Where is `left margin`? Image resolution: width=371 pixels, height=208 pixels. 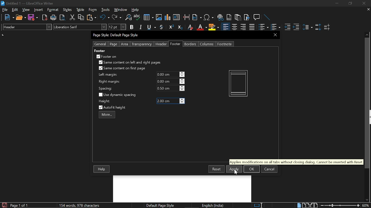
left margin is located at coordinates (107, 75).